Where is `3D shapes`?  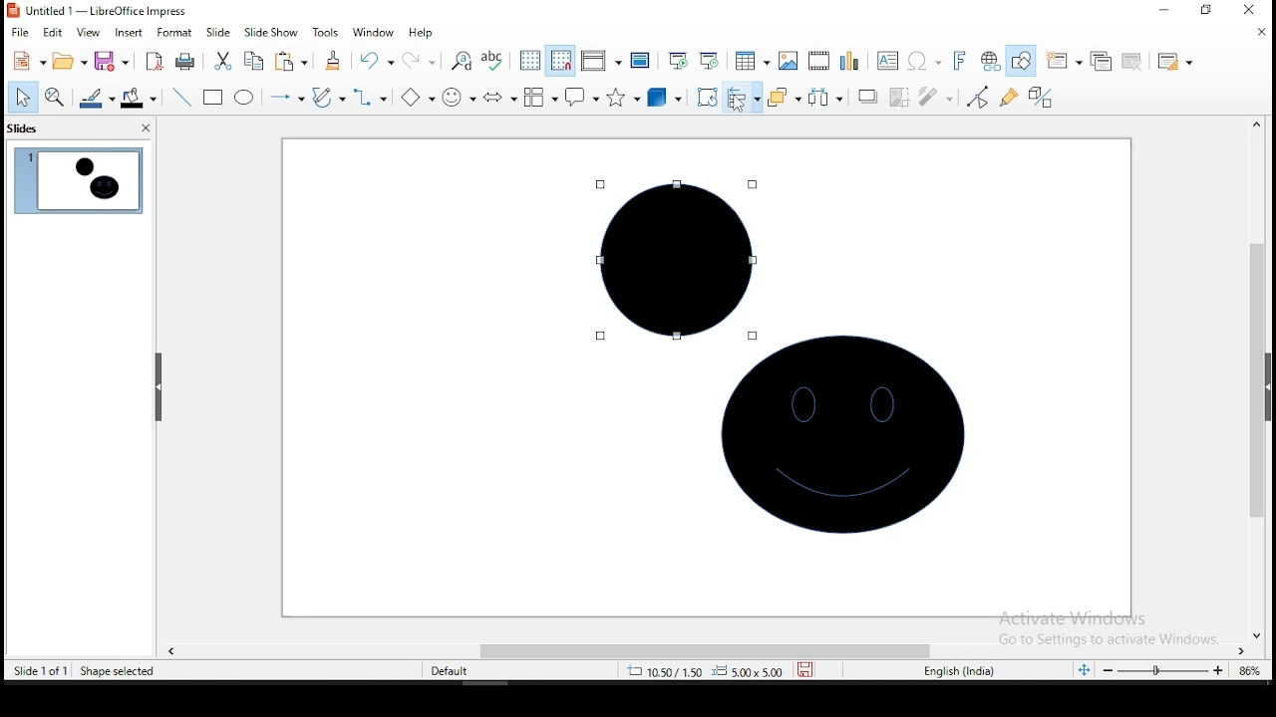 3D shapes is located at coordinates (665, 99).